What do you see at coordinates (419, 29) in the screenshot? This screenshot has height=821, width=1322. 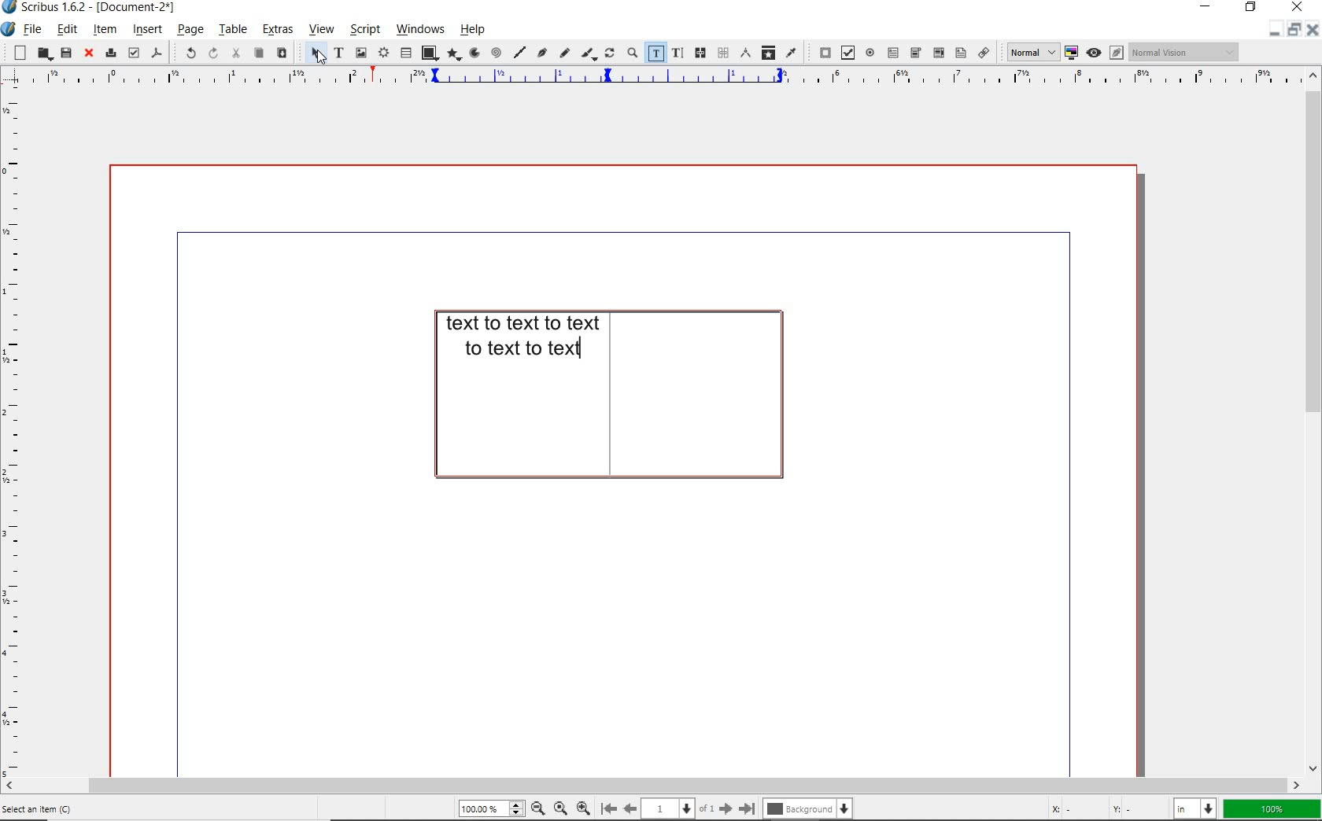 I see `windows` at bounding box center [419, 29].